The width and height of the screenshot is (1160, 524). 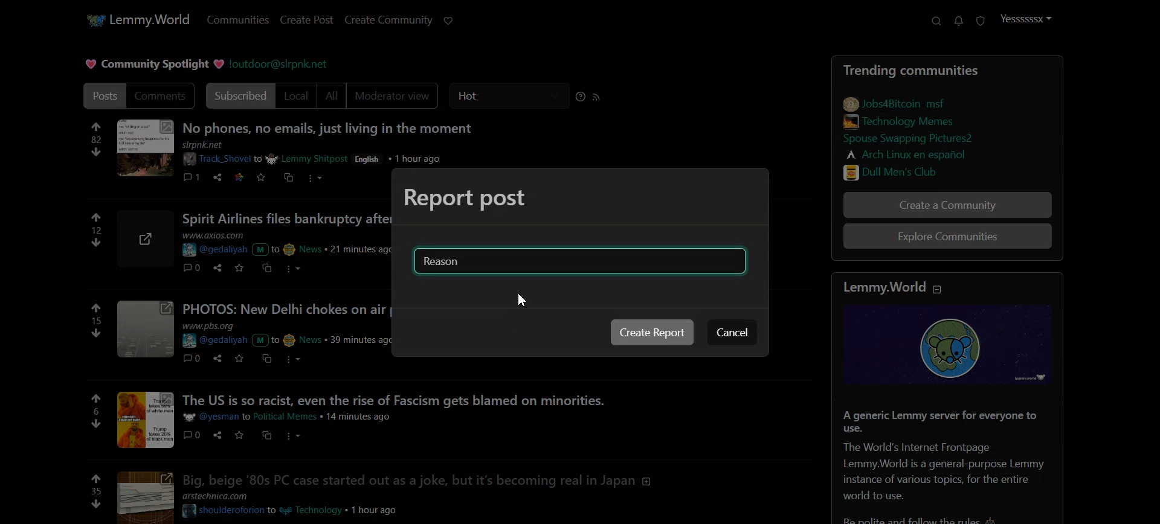 I want to click on save, so click(x=239, y=435).